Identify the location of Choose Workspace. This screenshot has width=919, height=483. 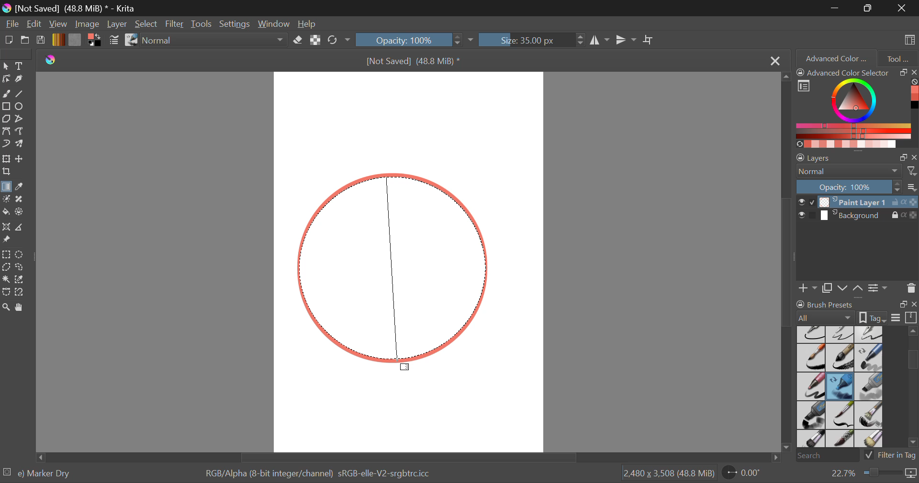
(908, 39).